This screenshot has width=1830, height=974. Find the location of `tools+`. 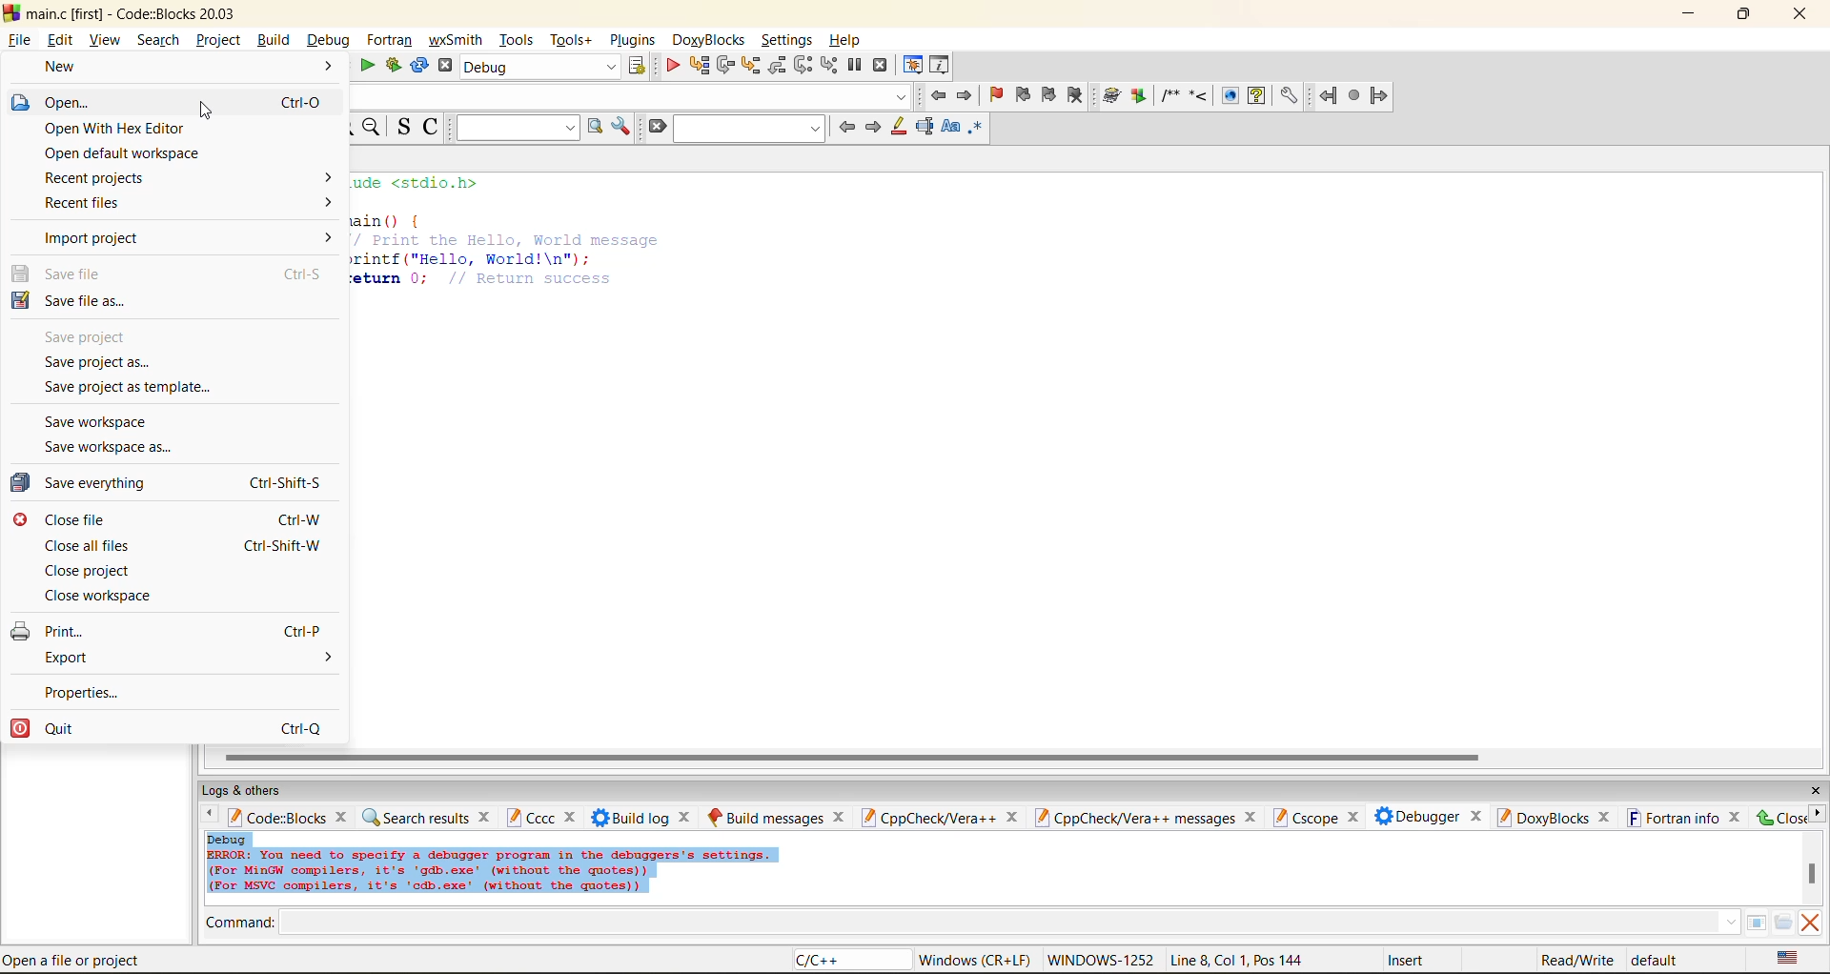

tools+ is located at coordinates (571, 40).